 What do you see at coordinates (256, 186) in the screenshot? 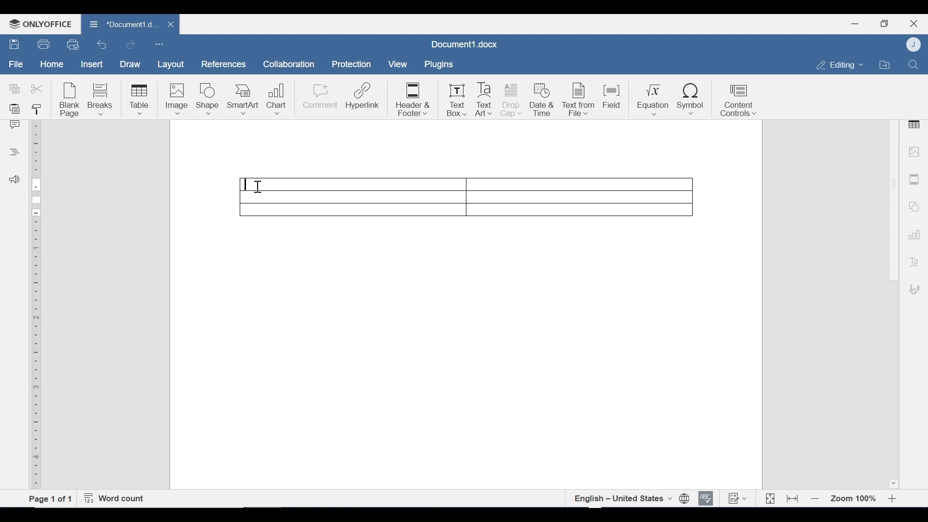
I see `Insertion cursor` at bounding box center [256, 186].